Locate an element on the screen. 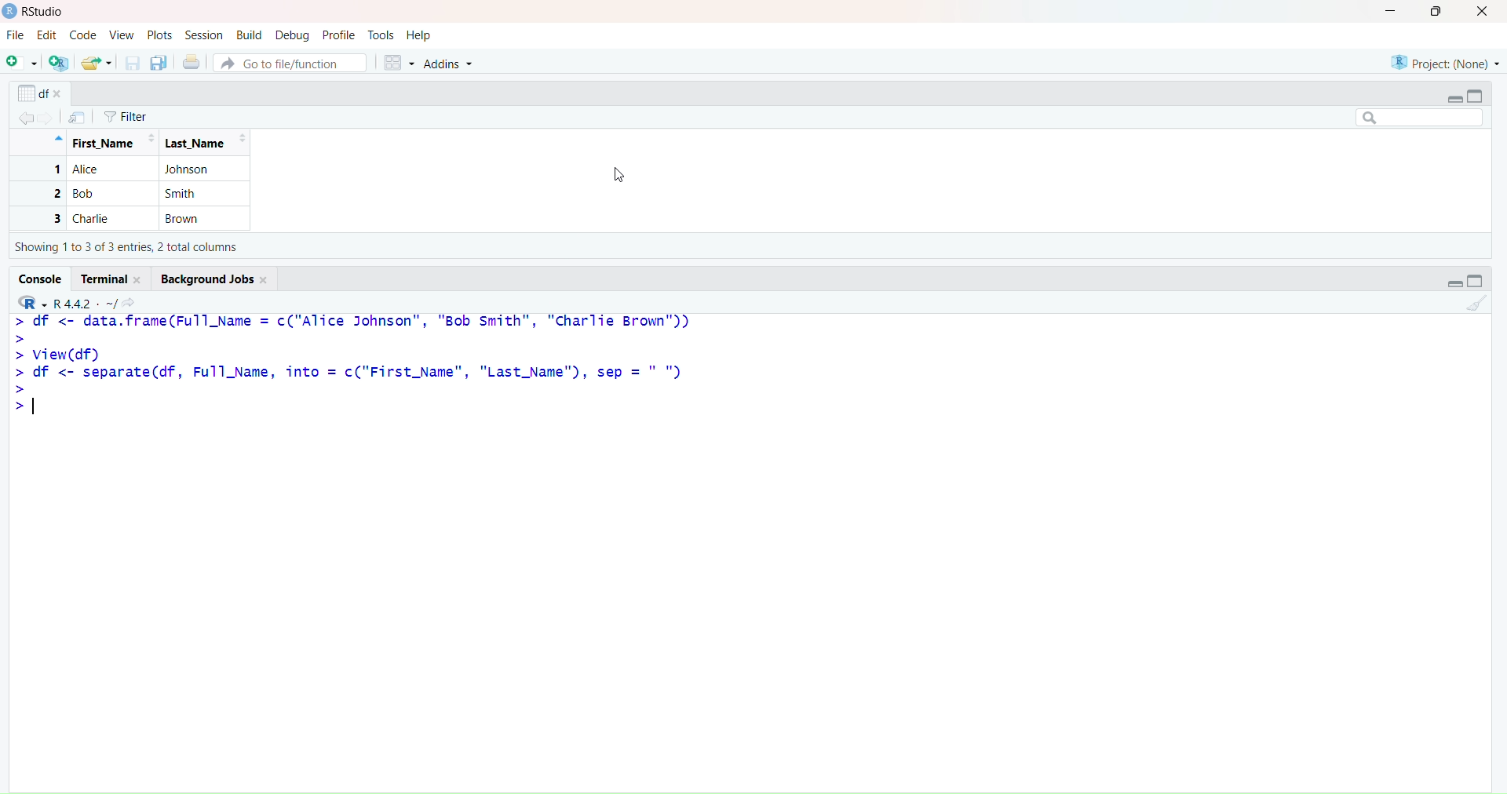  showing 1 to 3 of 3 entries, 1 total columns is located at coordinates (132, 249).